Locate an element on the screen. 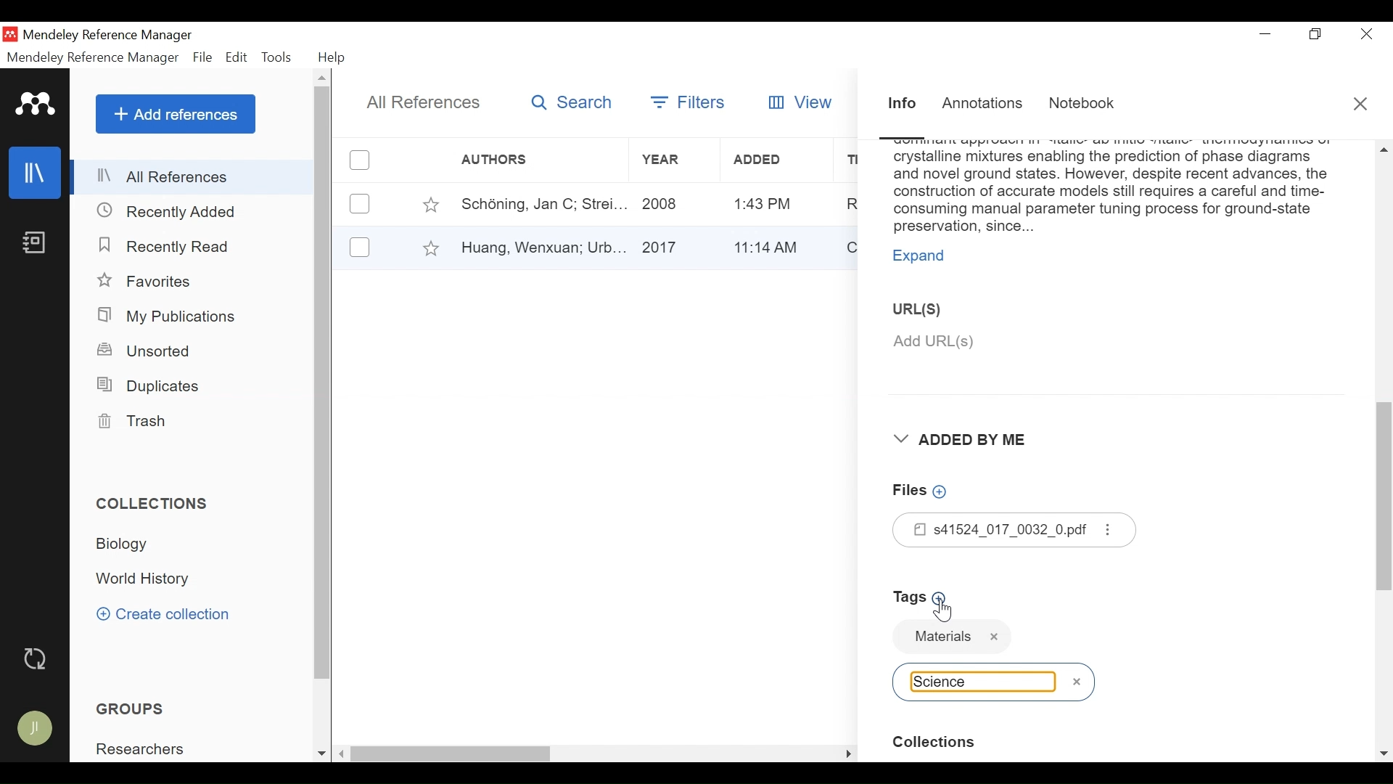  Files is located at coordinates (1016, 530).